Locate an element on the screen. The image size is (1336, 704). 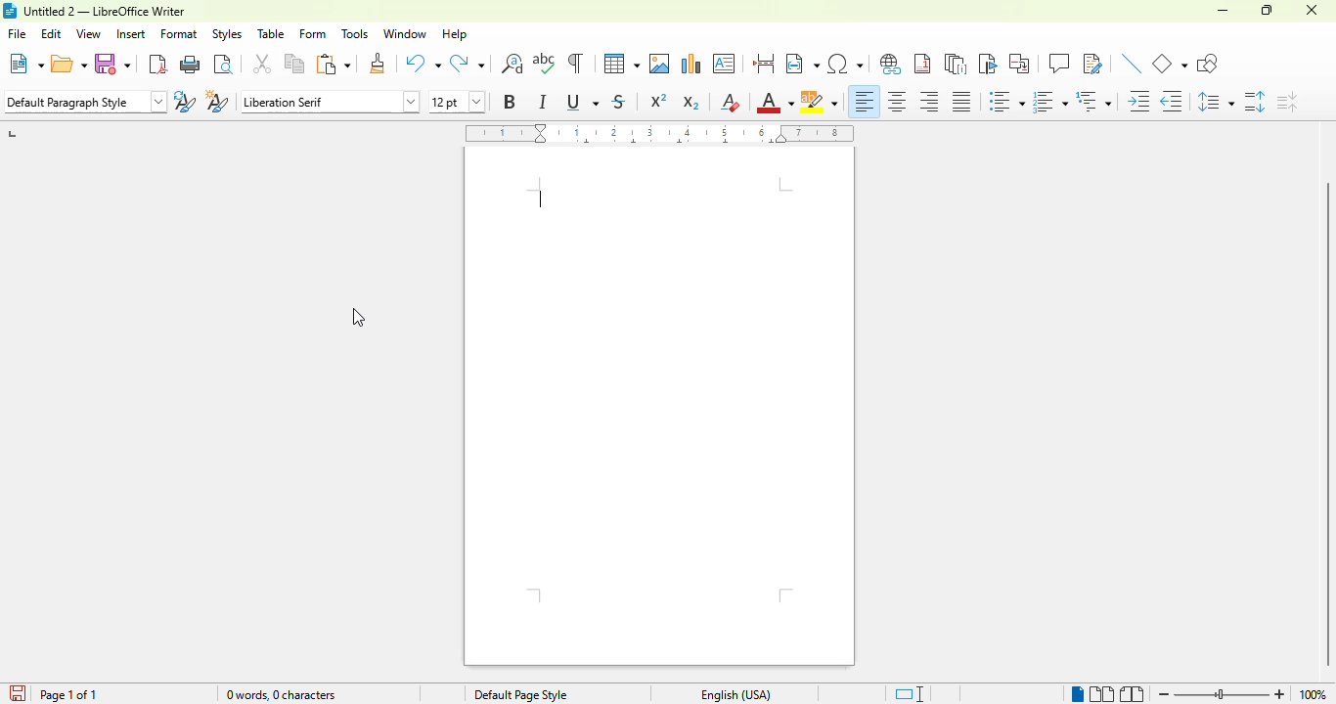
align right is located at coordinates (930, 102).